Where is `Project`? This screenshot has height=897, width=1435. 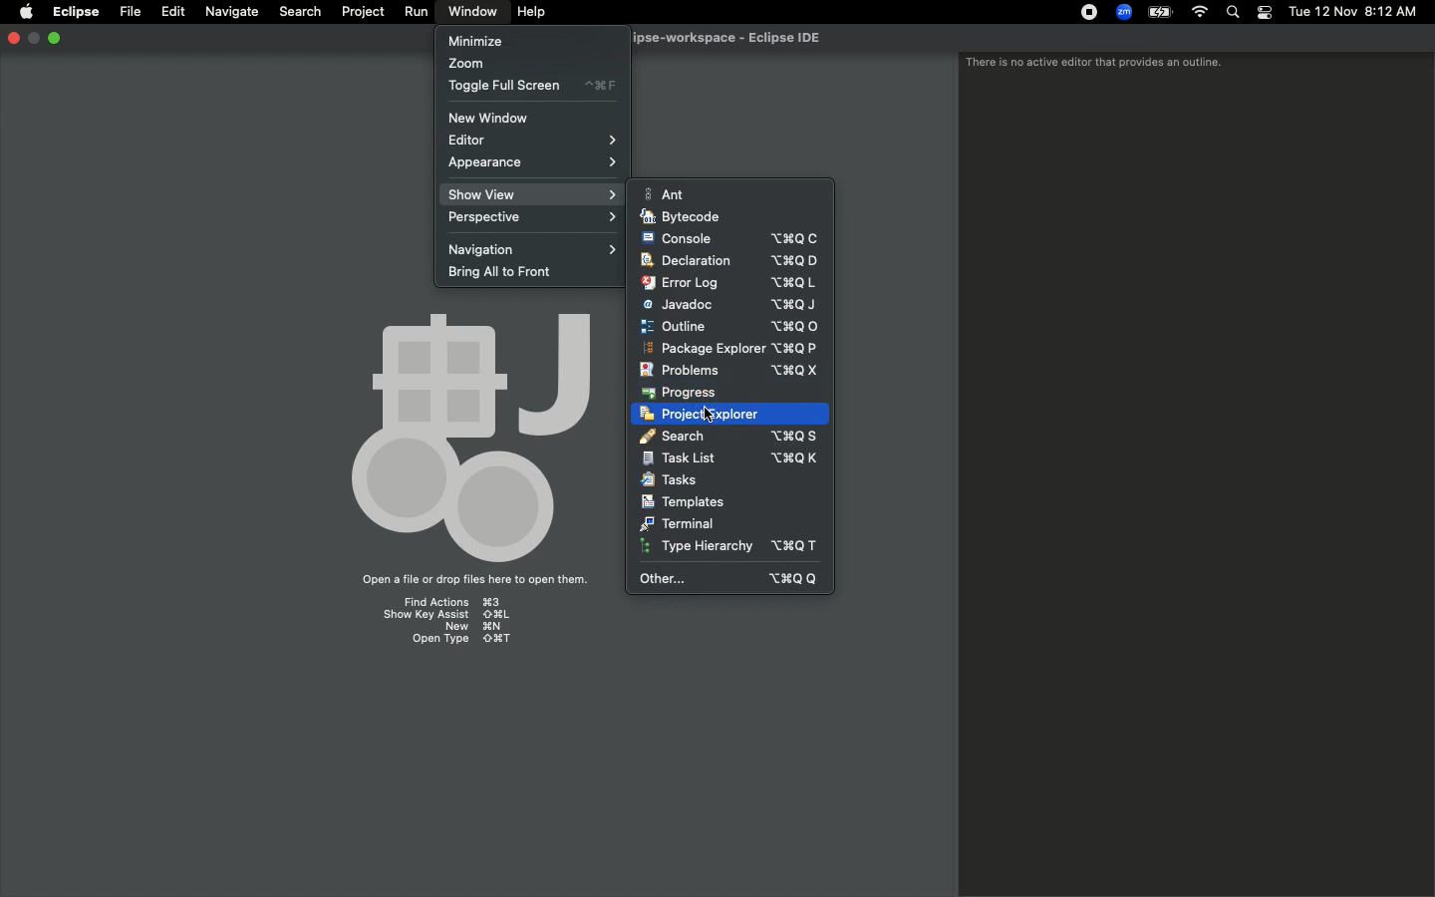 Project is located at coordinates (359, 12).